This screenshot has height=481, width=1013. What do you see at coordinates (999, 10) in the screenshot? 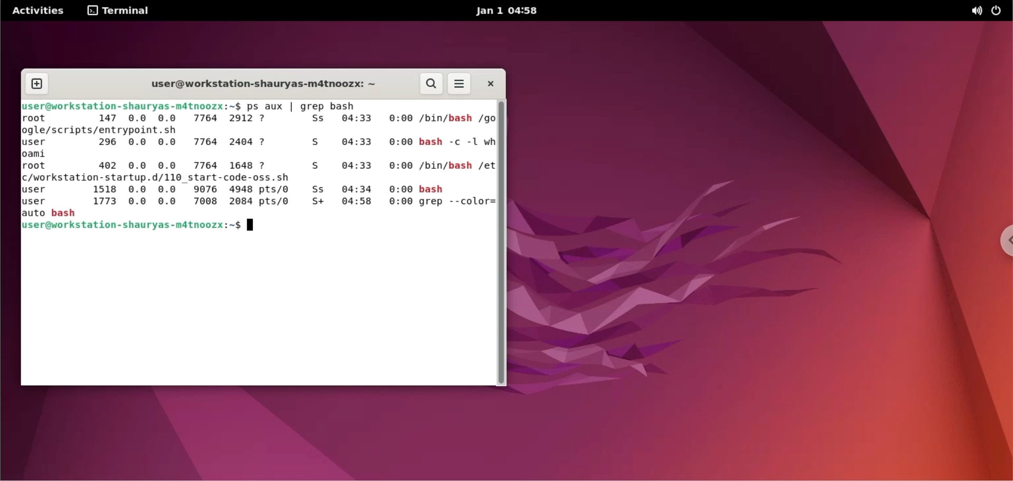
I see `power options` at bounding box center [999, 10].